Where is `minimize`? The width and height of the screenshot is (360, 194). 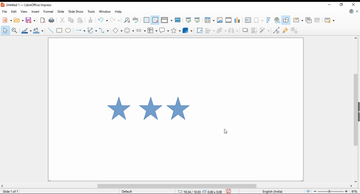
minimize is located at coordinates (331, 5).